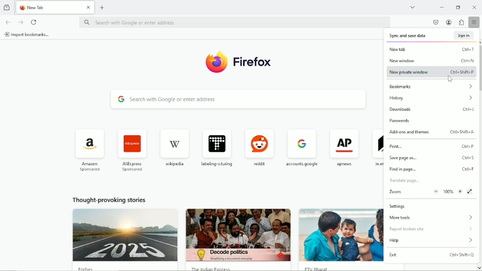 This screenshot has height=271, width=482. I want to click on passwords, so click(399, 120).